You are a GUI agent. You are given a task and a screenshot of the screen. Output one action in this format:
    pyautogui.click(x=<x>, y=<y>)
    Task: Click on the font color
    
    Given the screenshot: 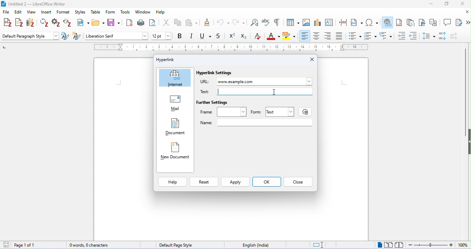 What is the action you would take?
    pyautogui.click(x=273, y=37)
    